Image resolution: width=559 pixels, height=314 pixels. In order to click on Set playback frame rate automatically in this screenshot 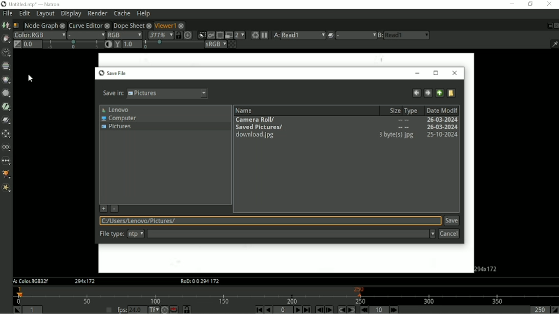, I will do `click(109, 310)`.